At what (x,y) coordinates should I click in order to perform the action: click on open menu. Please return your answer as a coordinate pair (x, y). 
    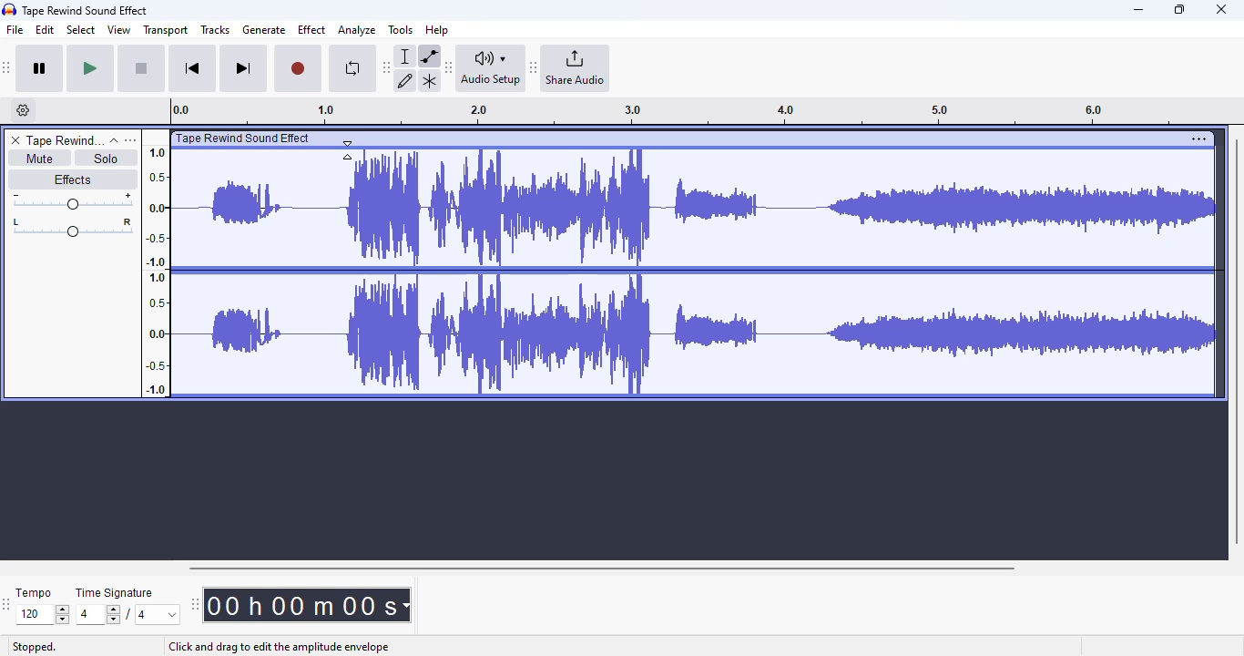
    Looking at the image, I should click on (130, 139).